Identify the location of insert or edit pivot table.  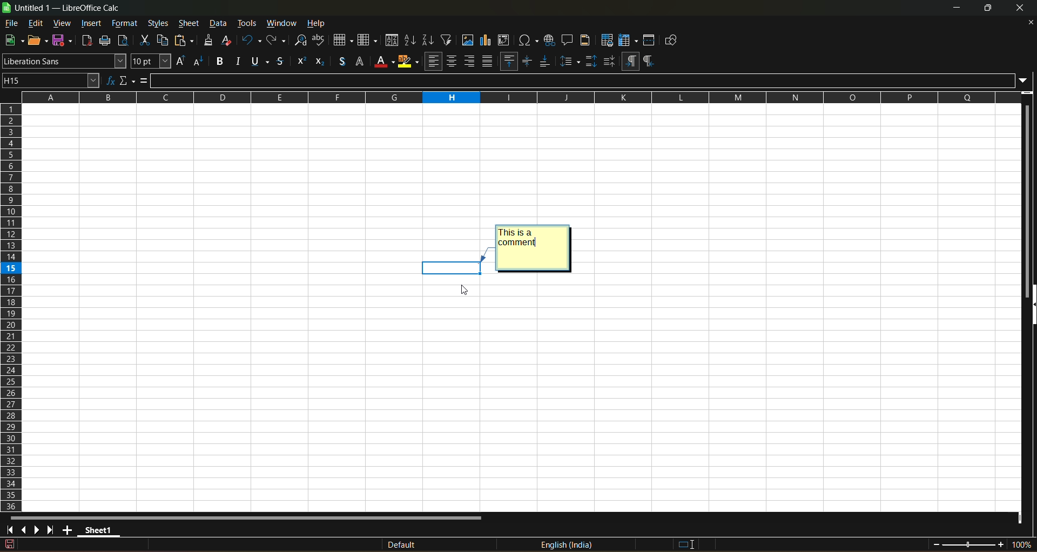
(503, 41).